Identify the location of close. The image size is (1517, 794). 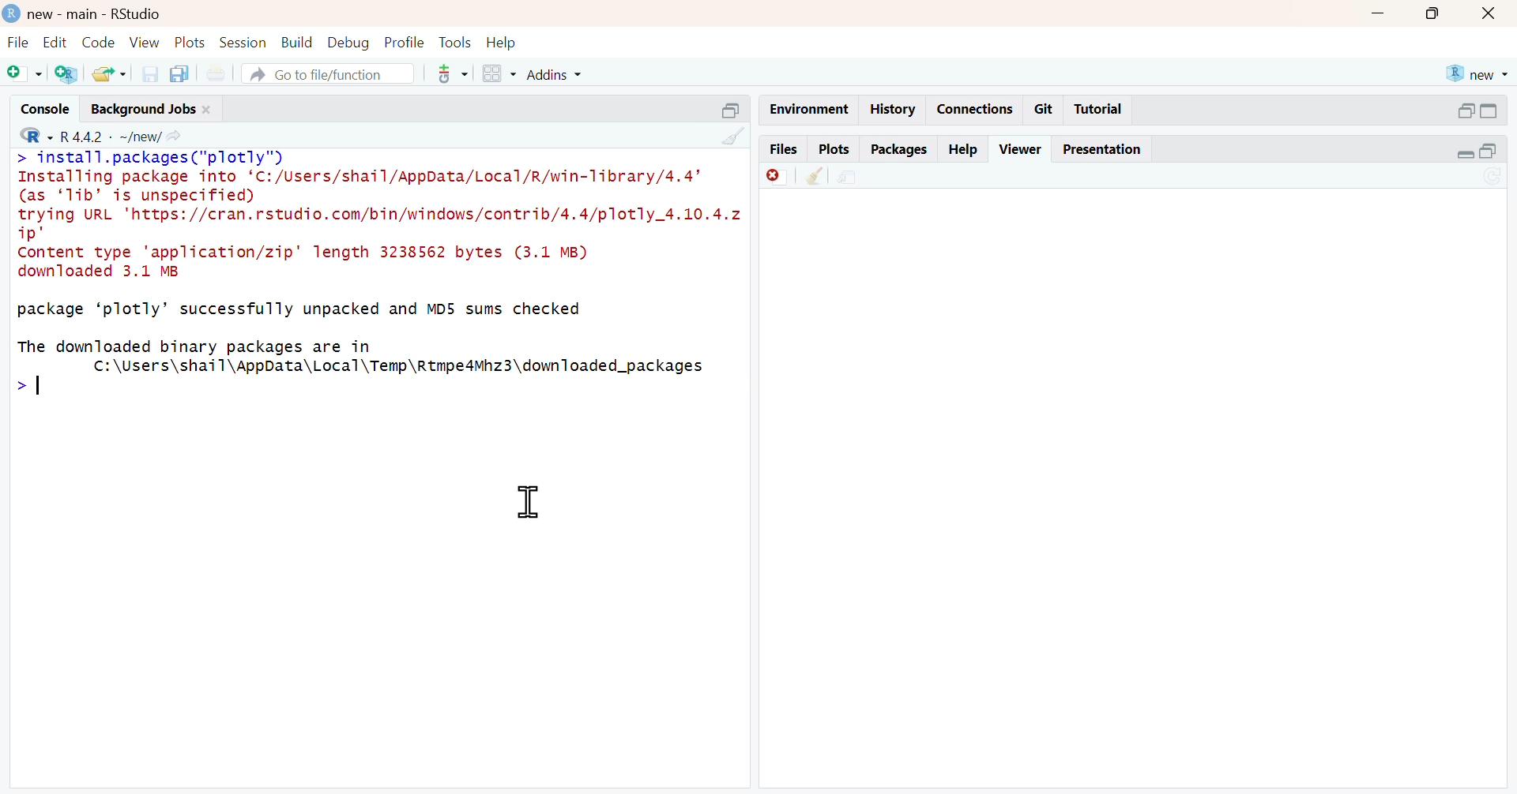
(211, 108).